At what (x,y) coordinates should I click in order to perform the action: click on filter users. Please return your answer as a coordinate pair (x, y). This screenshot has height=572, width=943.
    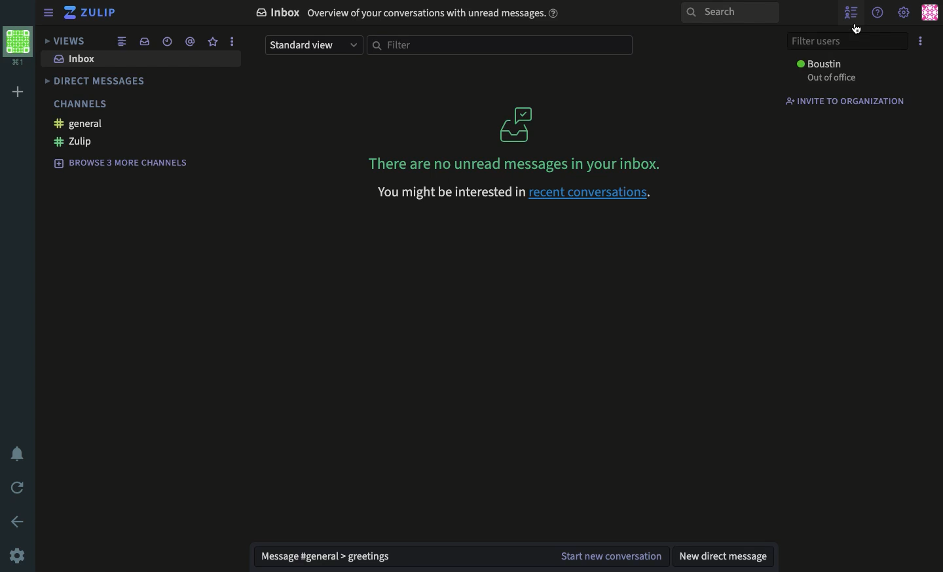
    Looking at the image, I should click on (847, 41).